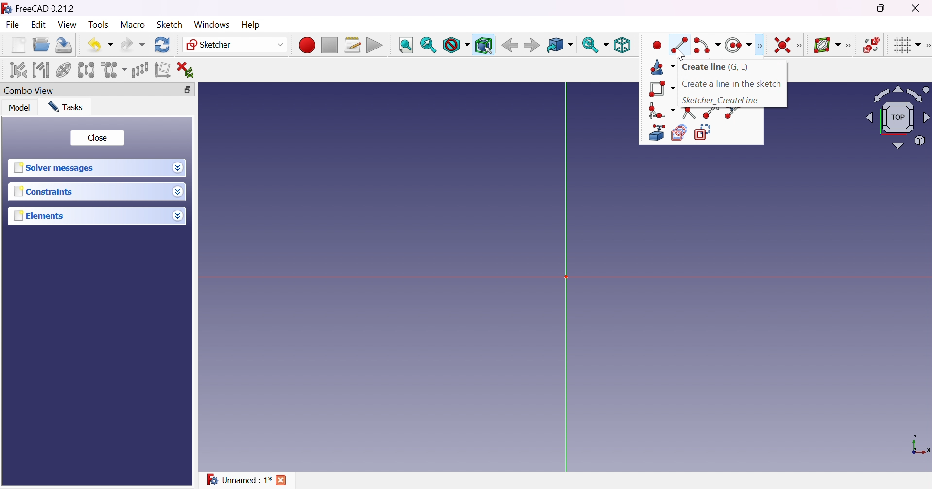 Image resolution: width=932 pixels, height=489 pixels. What do you see at coordinates (559, 46) in the screenshot?
I see `Move in box` at bounding box center [559, 46].